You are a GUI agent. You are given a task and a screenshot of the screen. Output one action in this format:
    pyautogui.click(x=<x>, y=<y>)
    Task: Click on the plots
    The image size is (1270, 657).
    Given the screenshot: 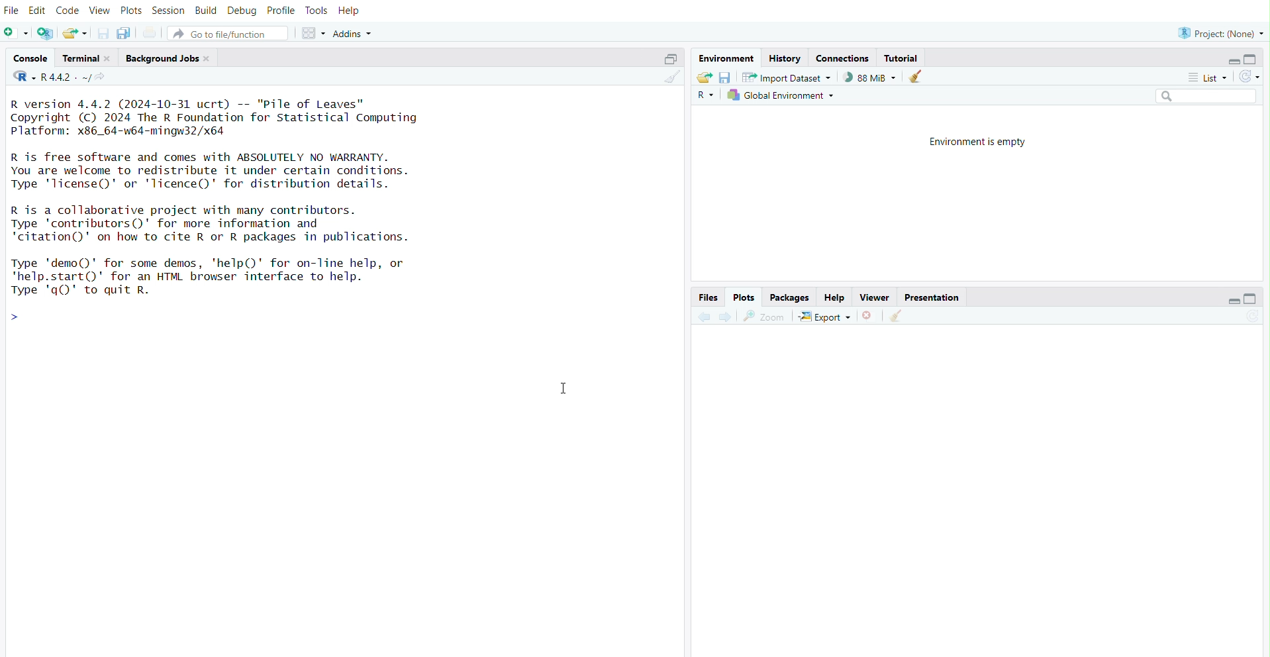 What is the action you would take?
    pyautogui.click(x=745, y=297)
    